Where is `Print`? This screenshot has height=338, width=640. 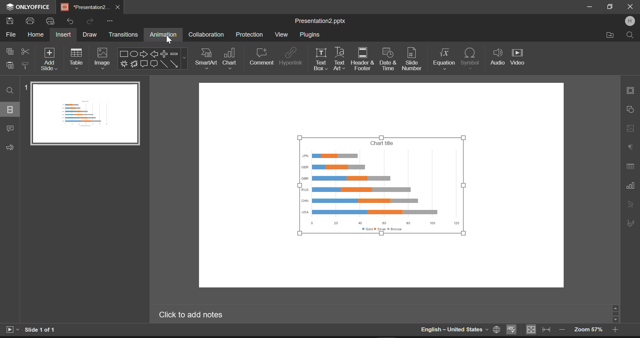 Print is located at coordinates (31, 22).